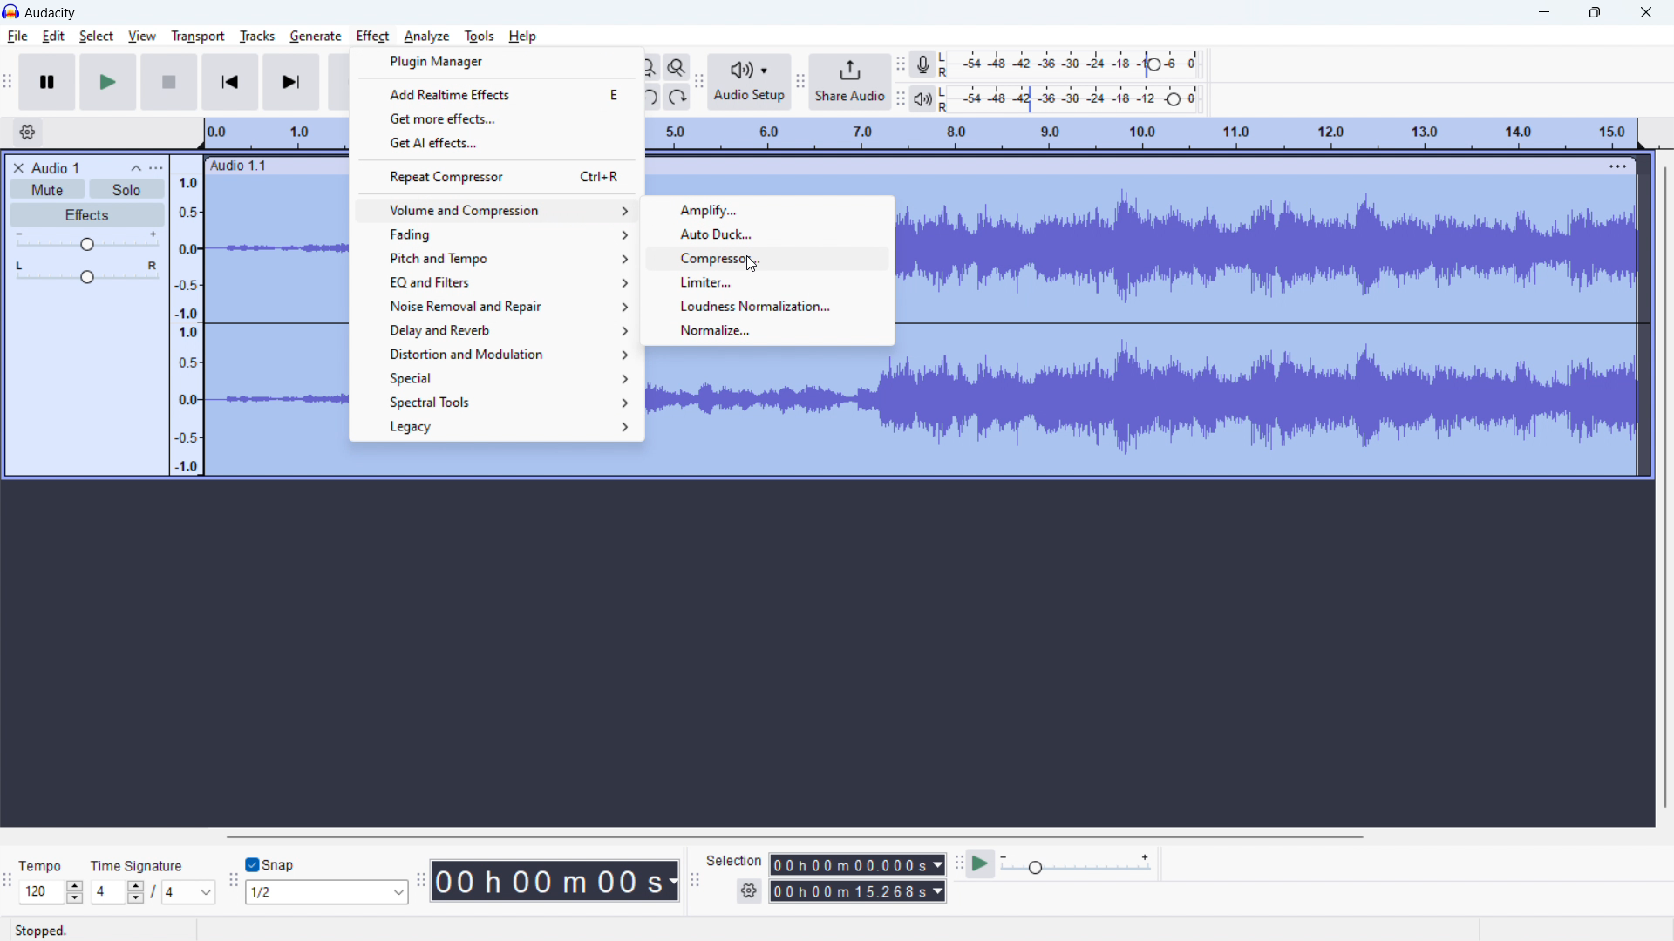 This screenshot has width=1674, height=941. I want to click on spectral tools, so click(493, 401).